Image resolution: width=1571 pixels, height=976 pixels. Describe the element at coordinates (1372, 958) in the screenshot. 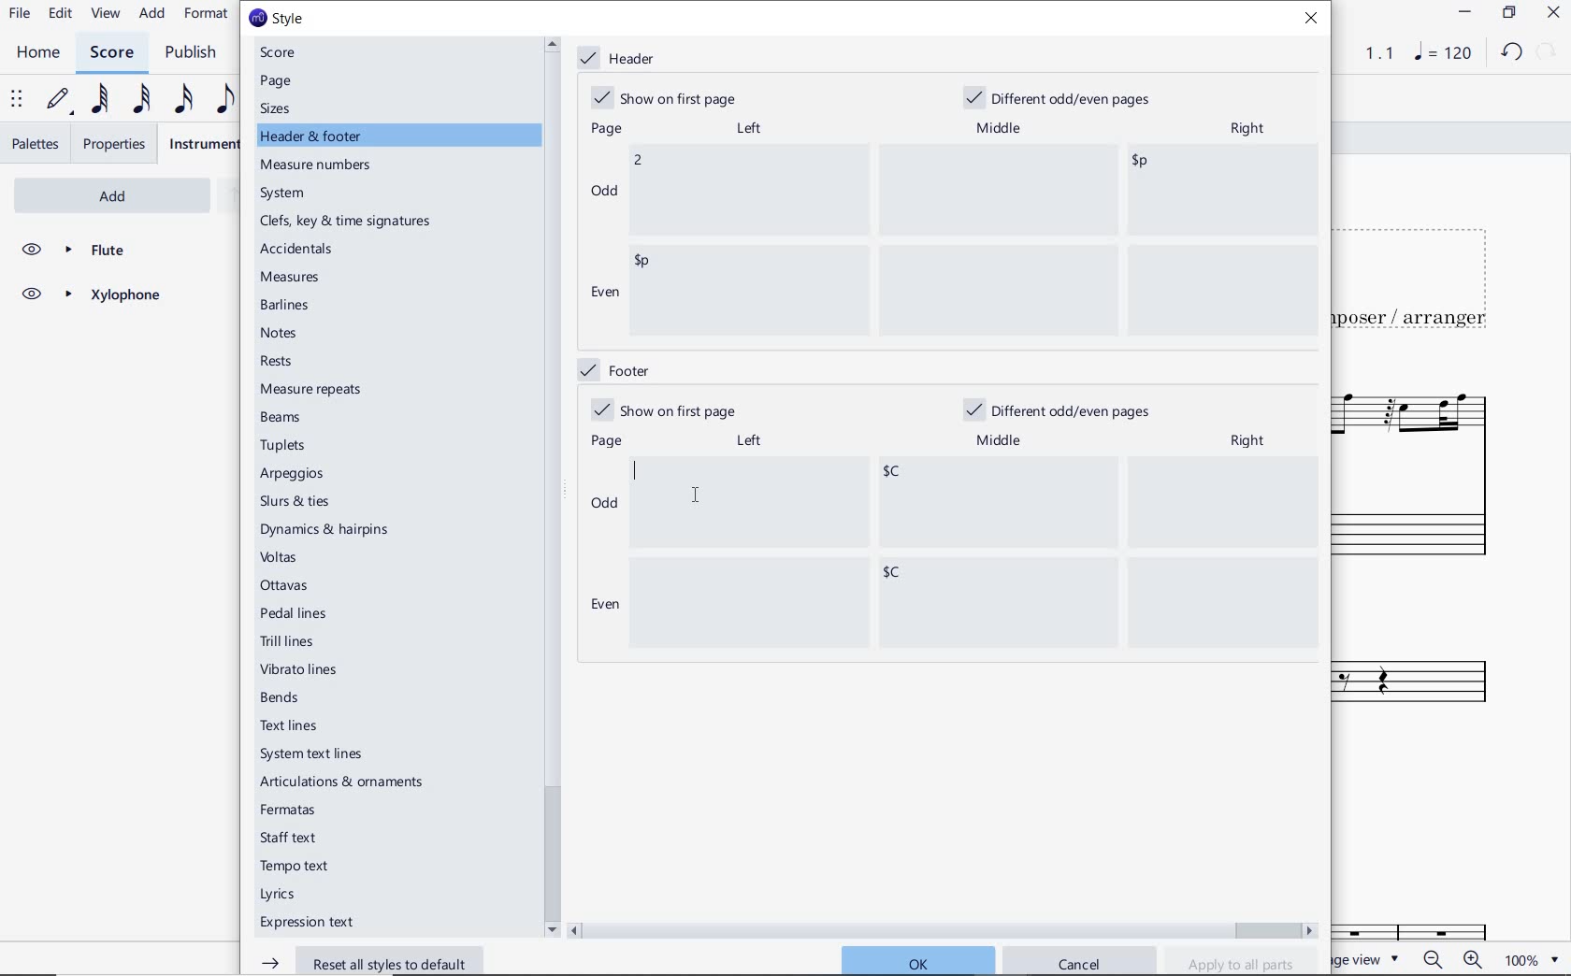

I see `PAGE VIEW` at that location.